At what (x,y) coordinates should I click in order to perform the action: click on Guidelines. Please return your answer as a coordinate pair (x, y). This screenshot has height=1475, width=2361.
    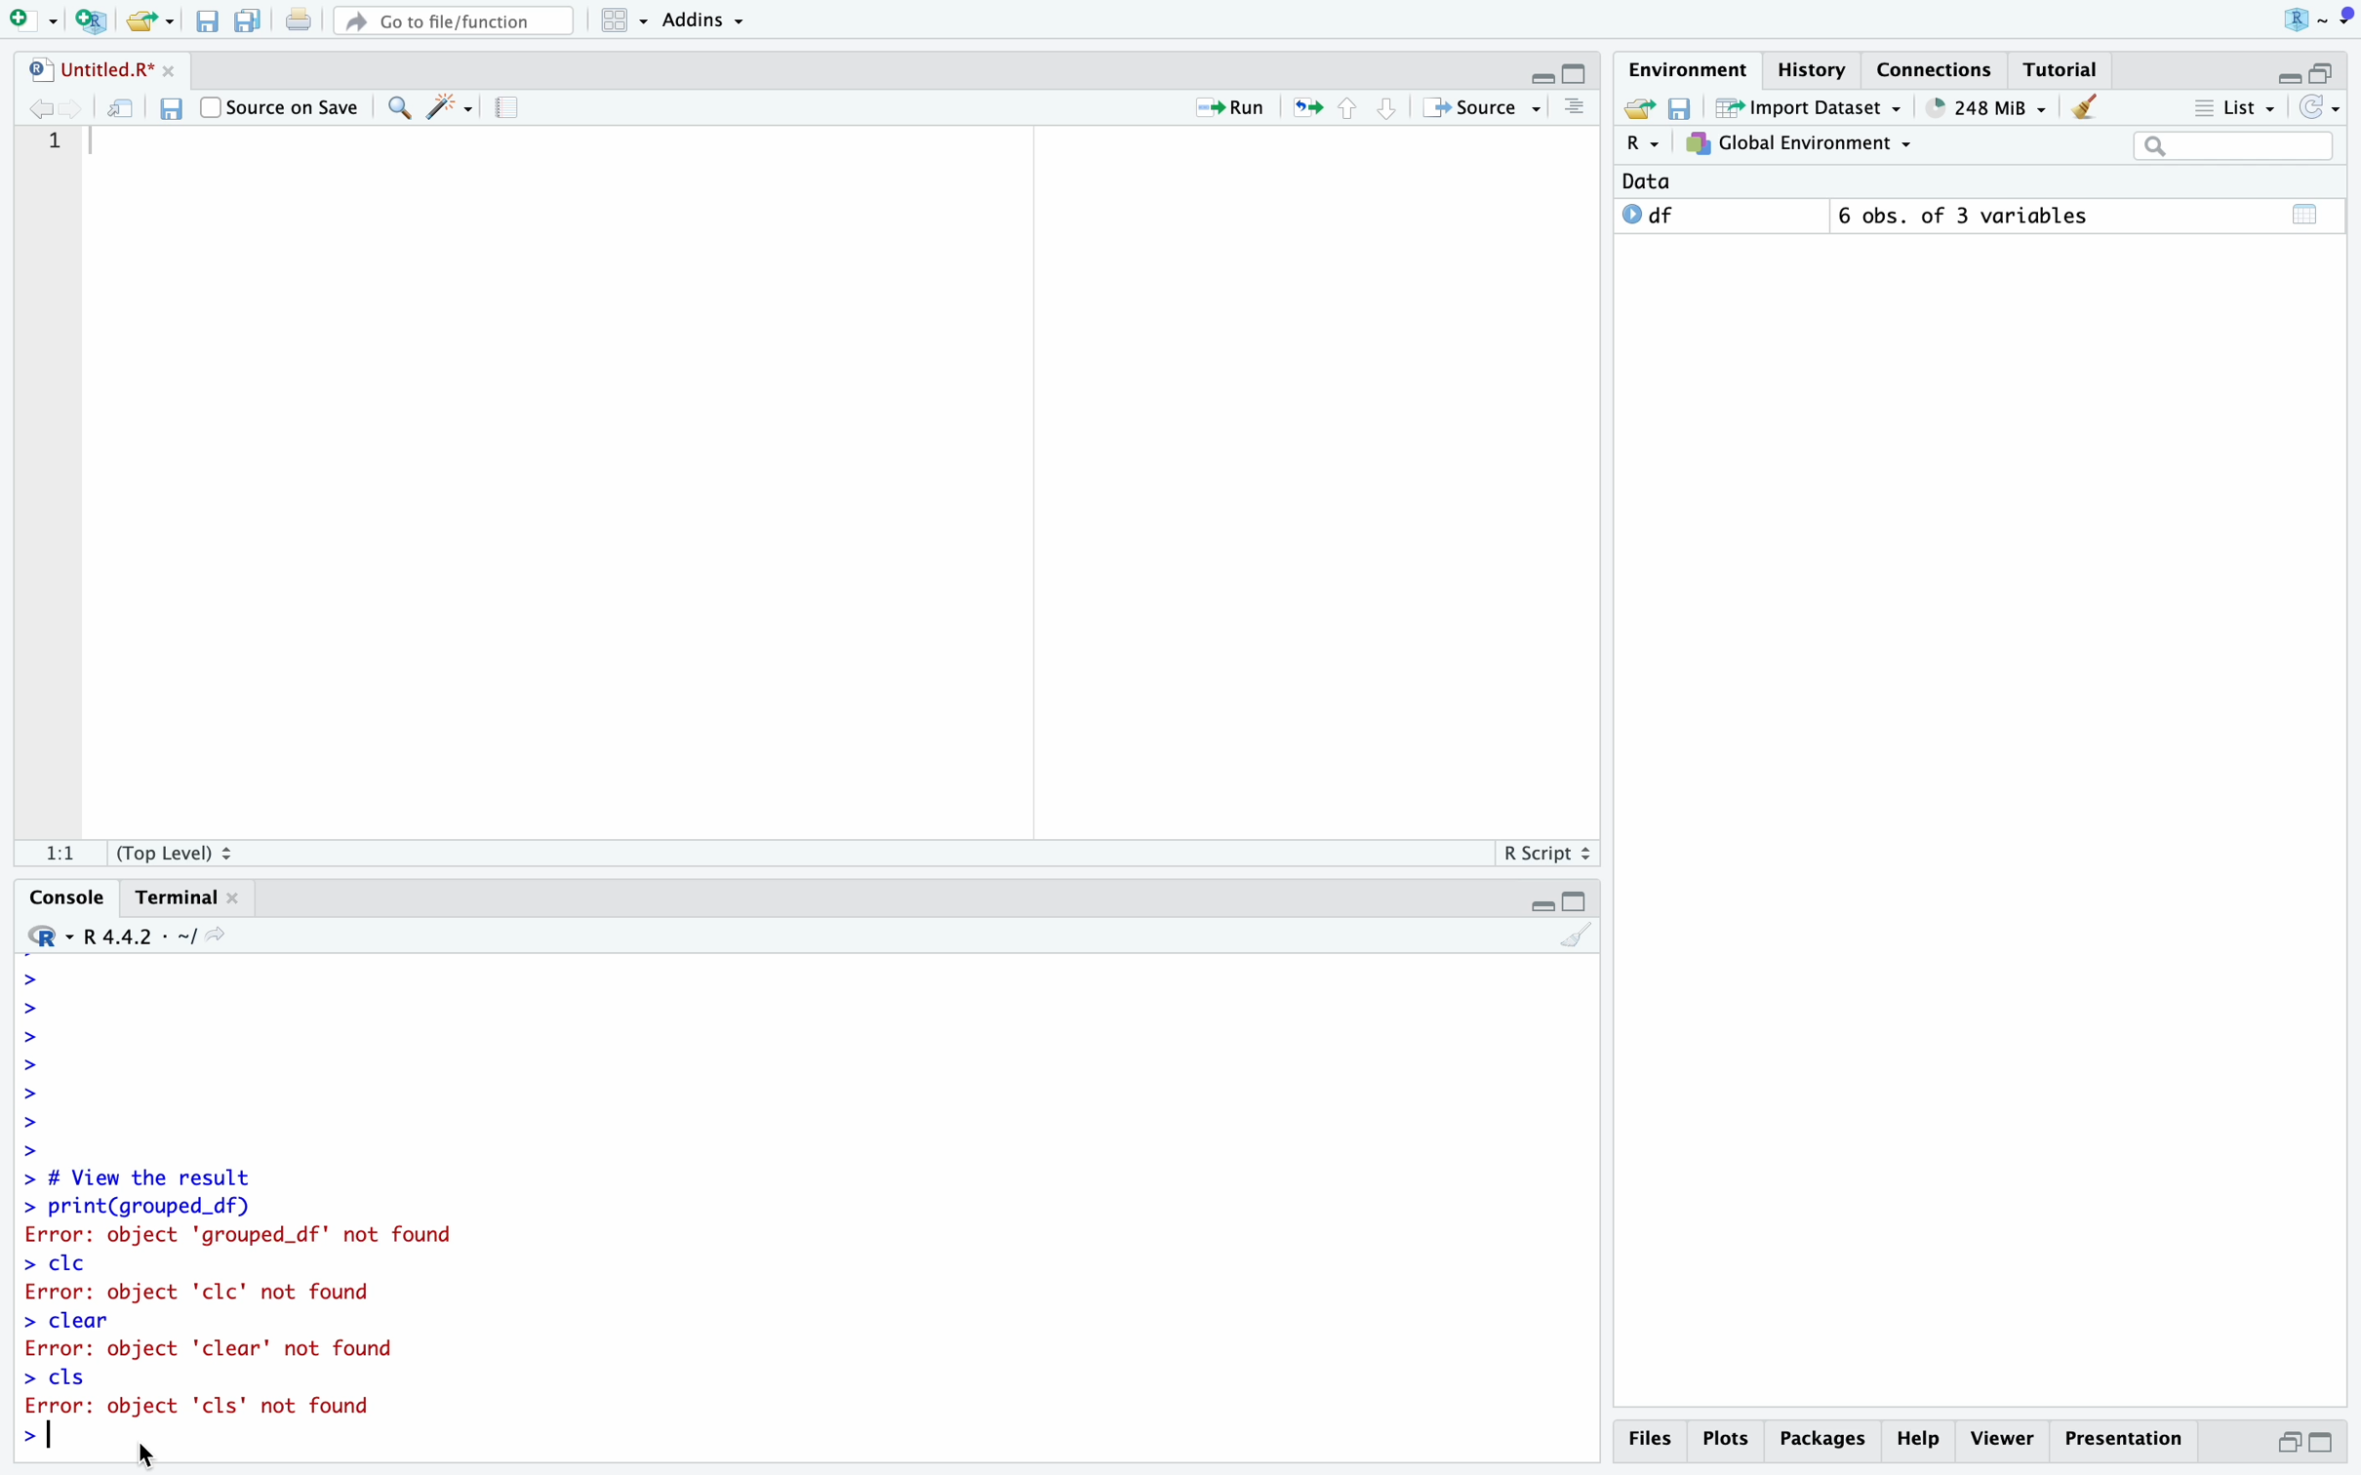
    Looking at the image, I should click on (513, 108).